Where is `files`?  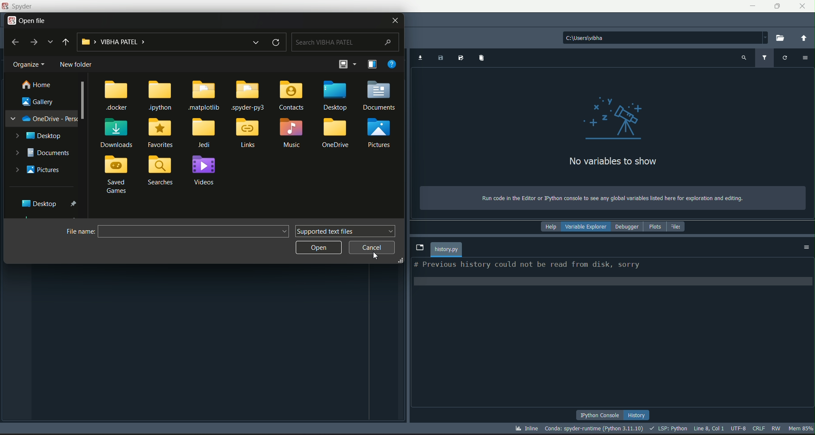
files is located at coordinates (678, 226).